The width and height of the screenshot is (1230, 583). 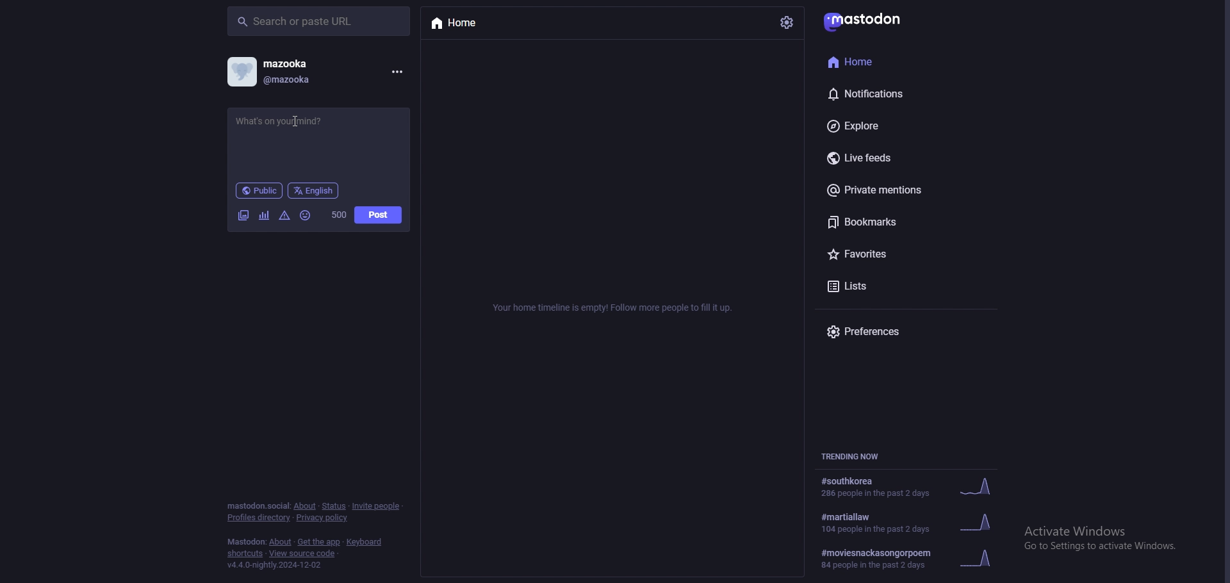 What do you see at coordinates (910, 559) in the screenshot?
I see `trending` at bounding box center [910, 559].